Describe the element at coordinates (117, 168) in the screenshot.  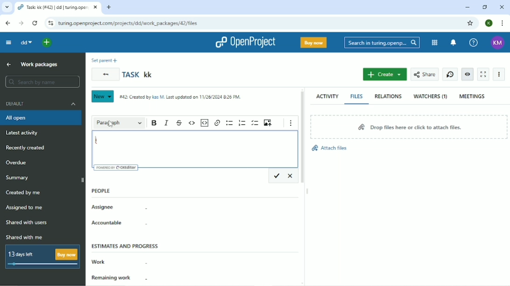
I see `Powered by CKEditor` at that location.